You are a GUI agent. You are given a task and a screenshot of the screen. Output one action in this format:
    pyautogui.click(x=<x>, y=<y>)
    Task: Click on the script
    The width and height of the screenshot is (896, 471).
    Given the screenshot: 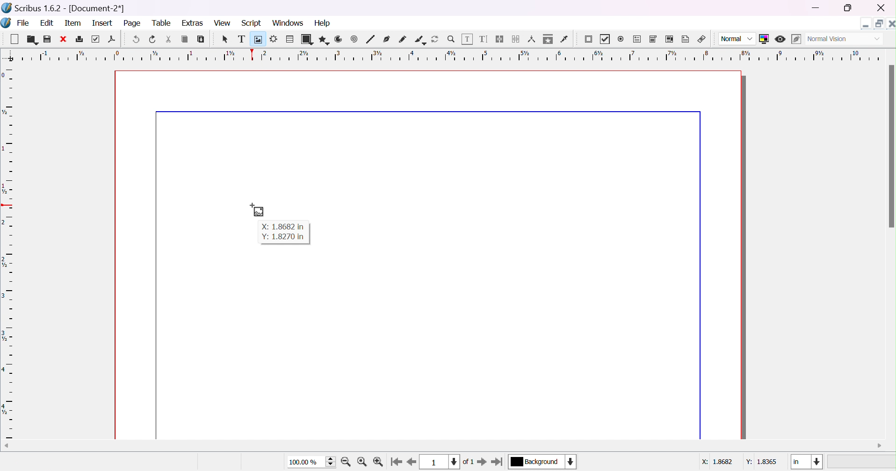 What is the action you would take?
    pyautogui.click(x=252, y=23)
    